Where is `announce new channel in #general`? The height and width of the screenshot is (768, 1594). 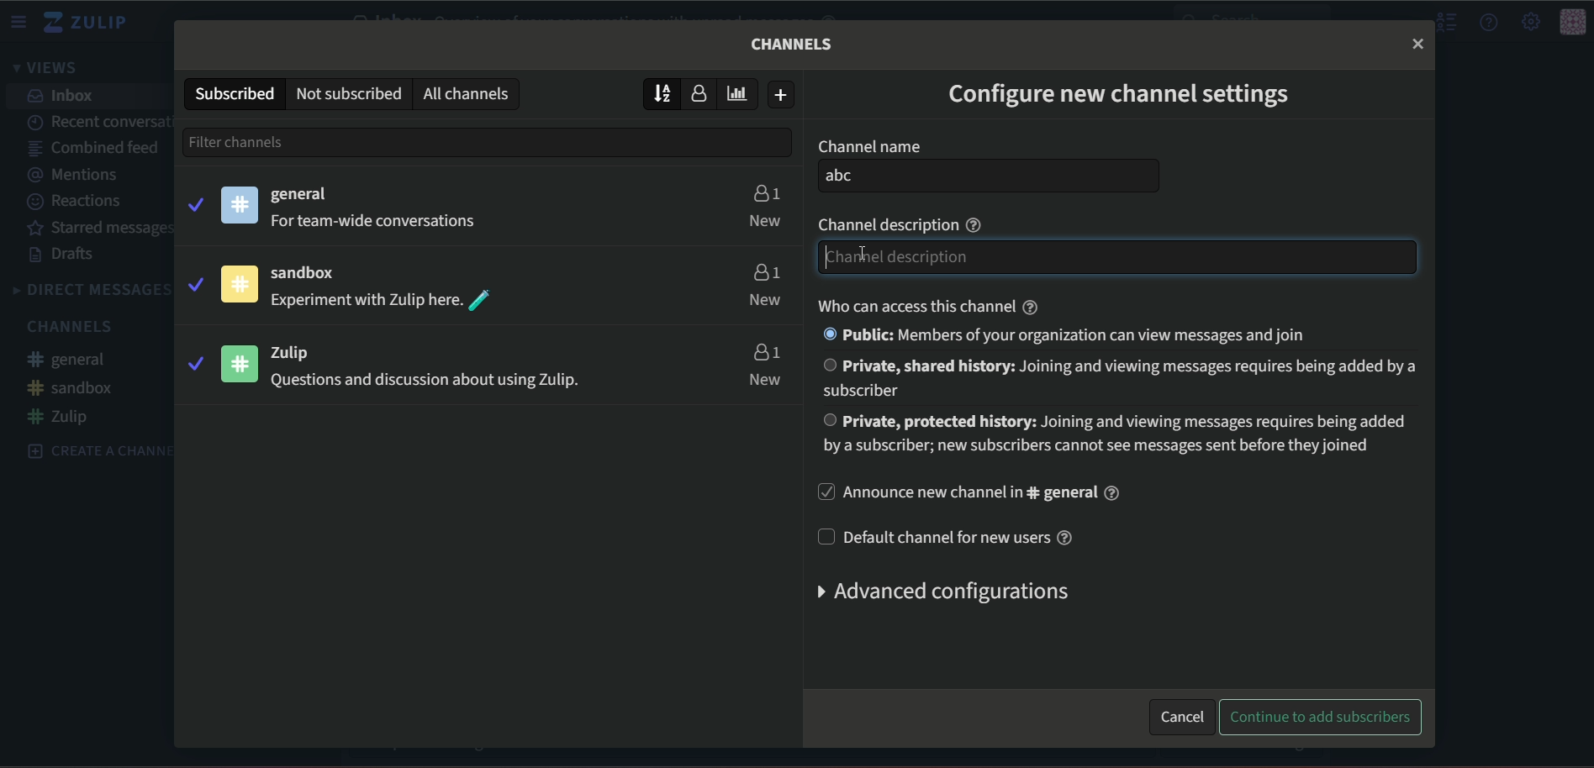 announce new channel in #general is located at coordinates (973, 494).